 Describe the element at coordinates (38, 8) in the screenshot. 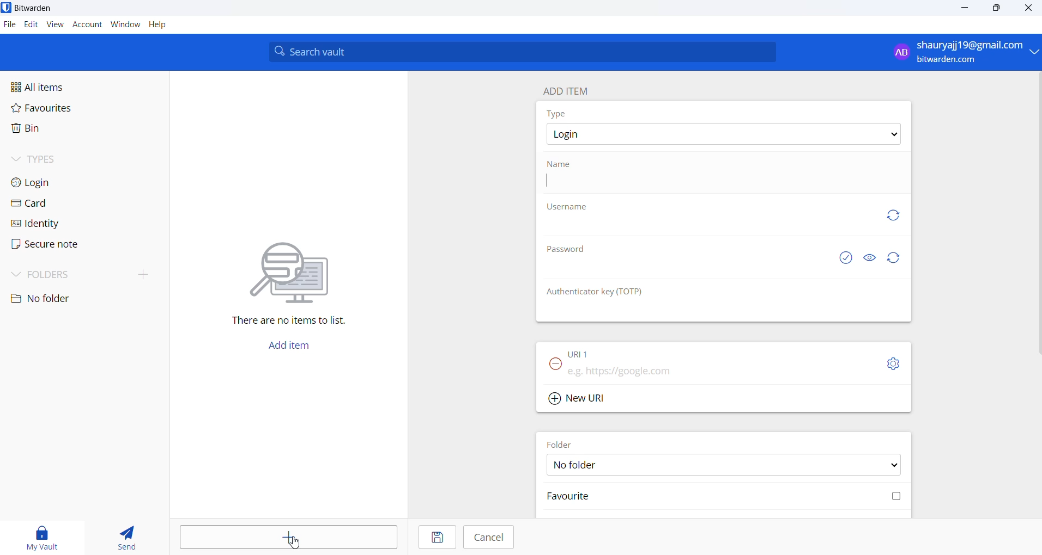

I see `application name` at that location.